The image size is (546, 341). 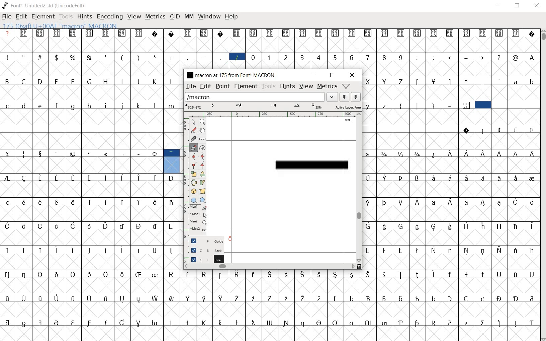 I want to click on Symbol, so click(x=434, y=178).